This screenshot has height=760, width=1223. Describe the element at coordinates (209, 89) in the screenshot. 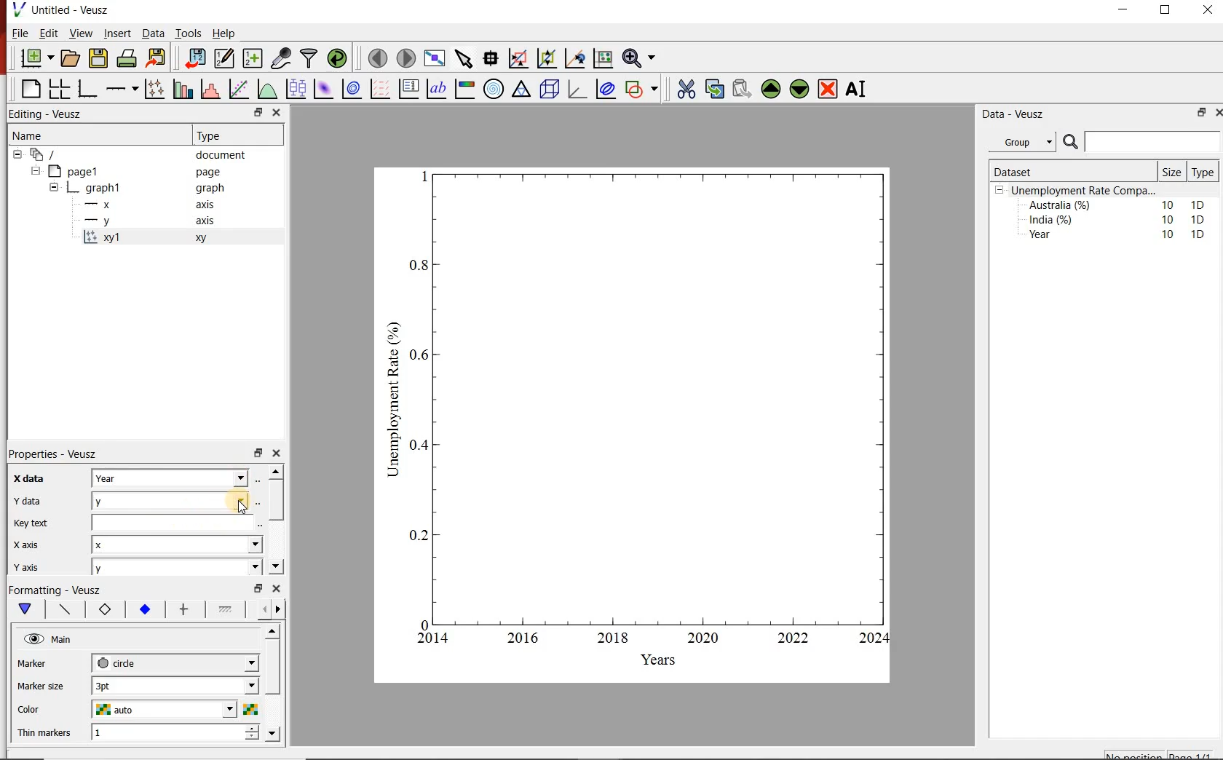

I see `histograms` at that location.